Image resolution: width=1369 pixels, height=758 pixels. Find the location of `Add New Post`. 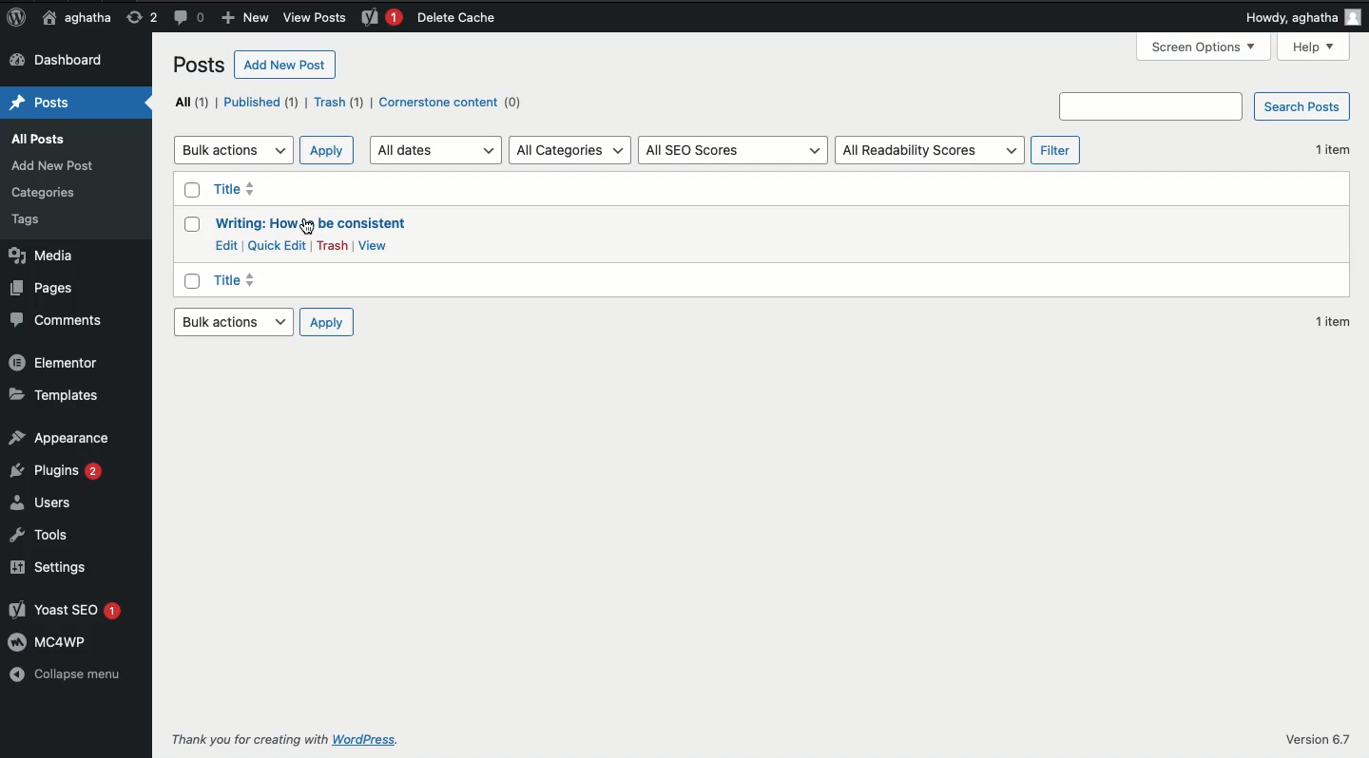

Add New Post is located at coordinates (57, 165).